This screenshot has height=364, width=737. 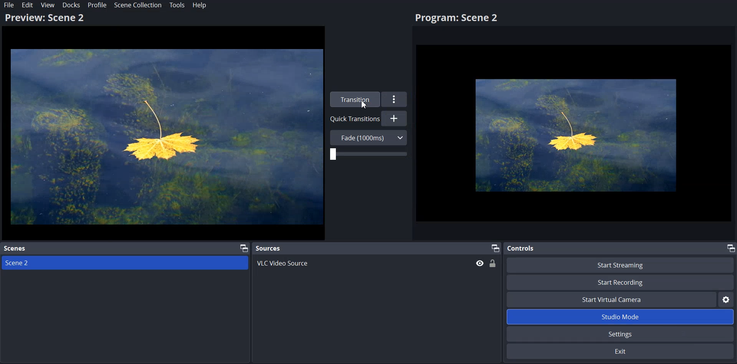 I want to click on Docks, so click(x=71, y=5).